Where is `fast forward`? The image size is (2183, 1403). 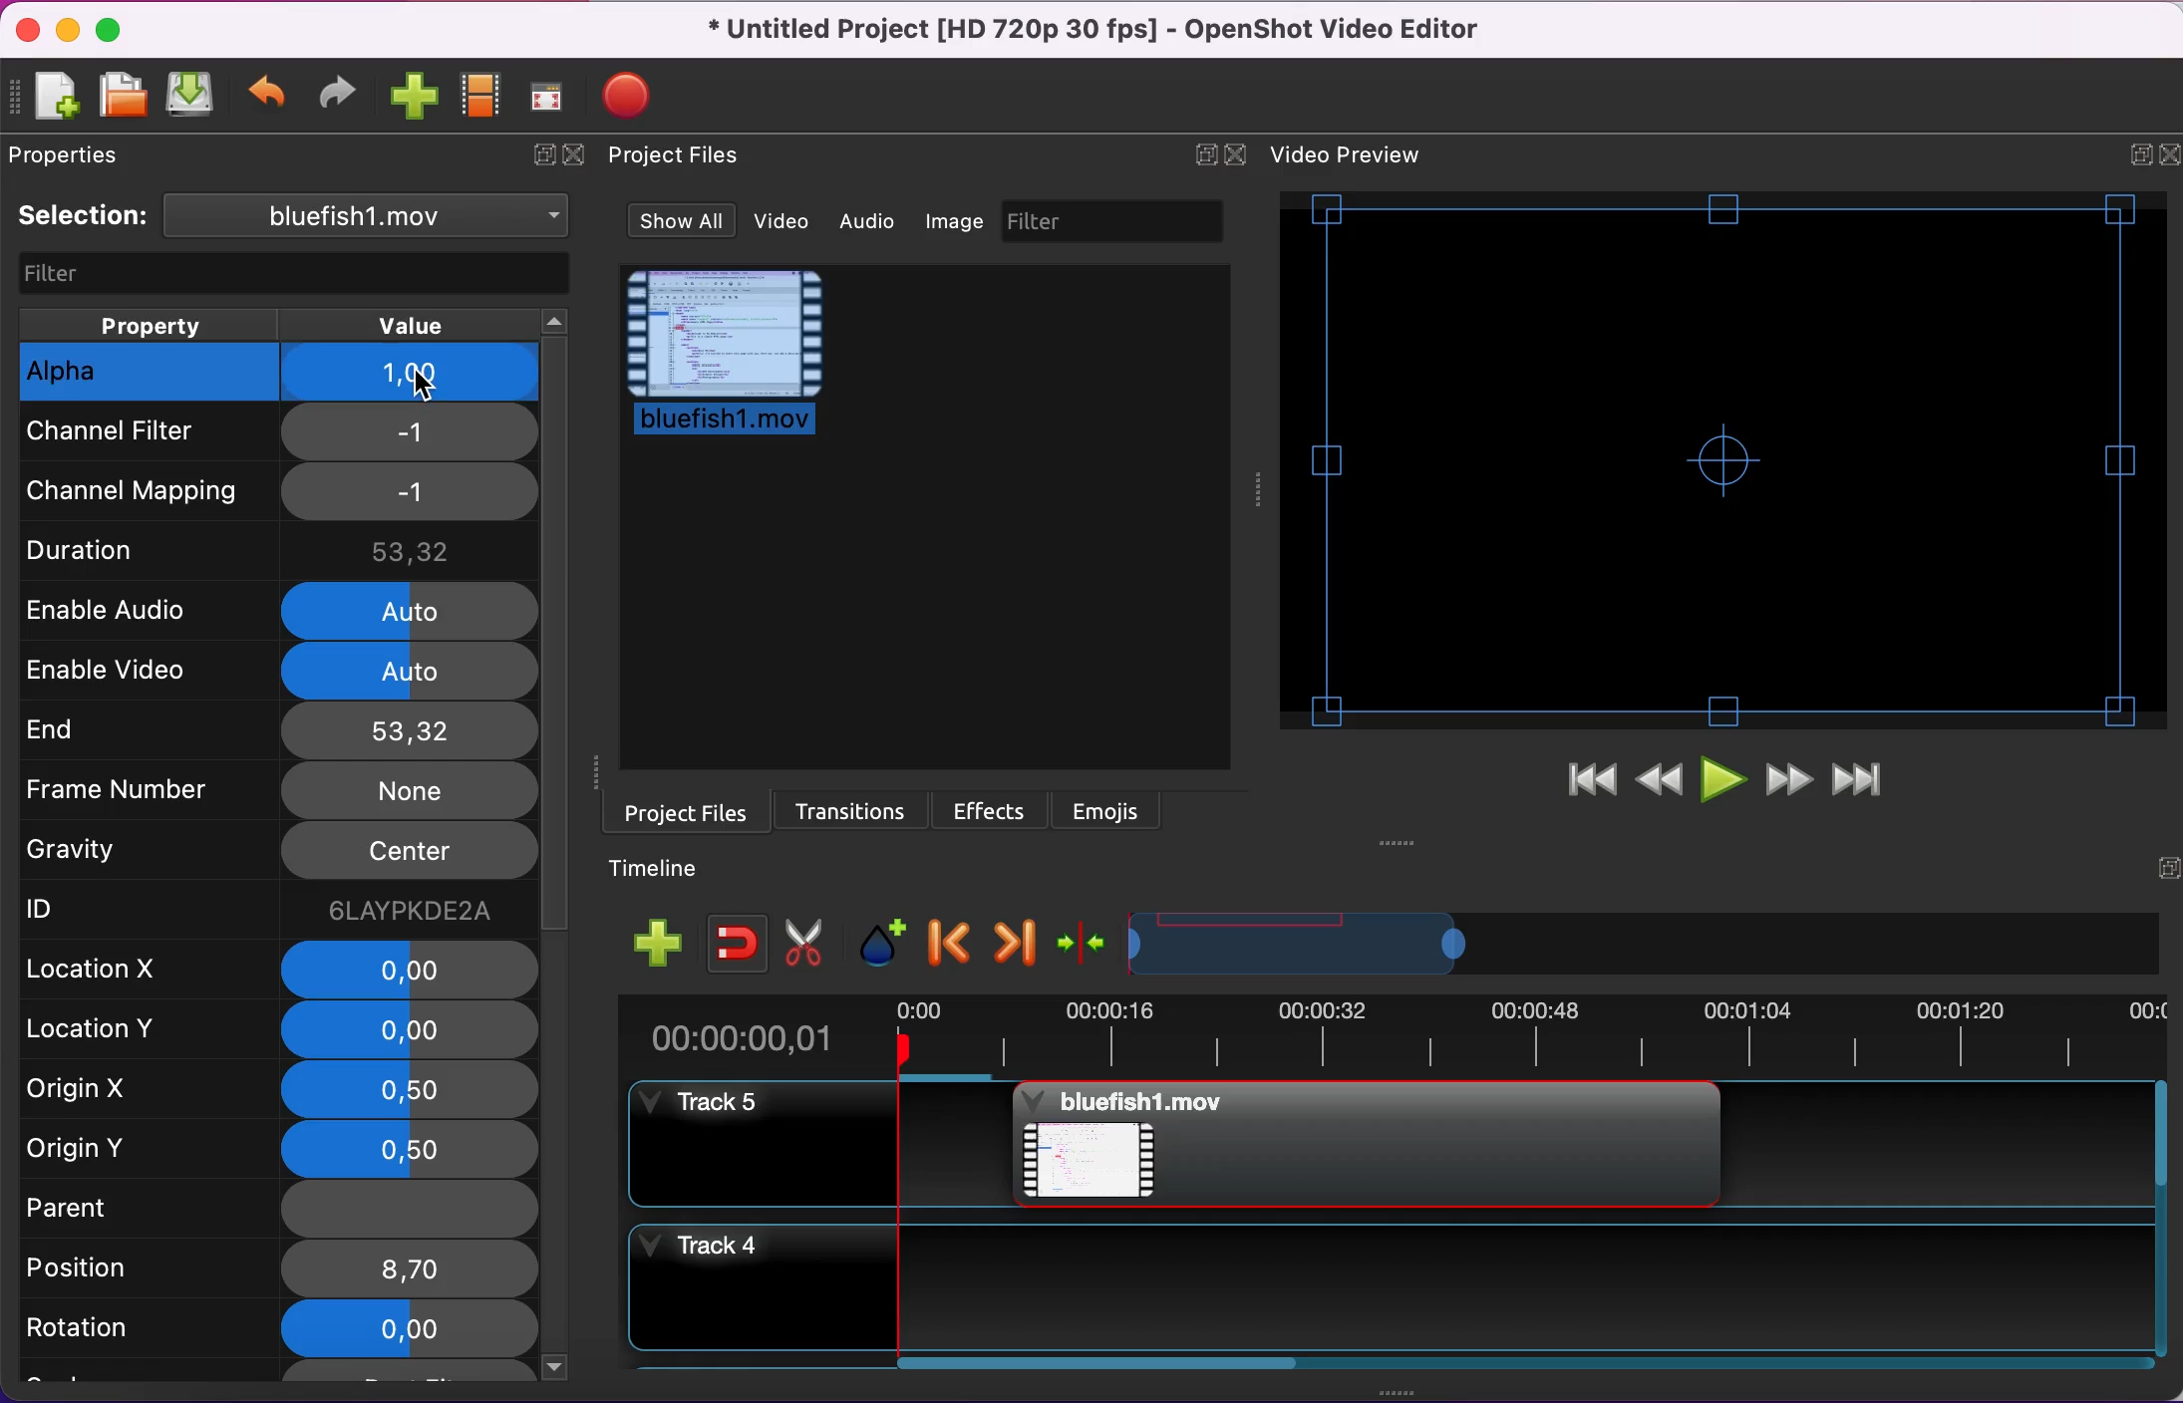 fast forward is located at coordinates (1791, 780).